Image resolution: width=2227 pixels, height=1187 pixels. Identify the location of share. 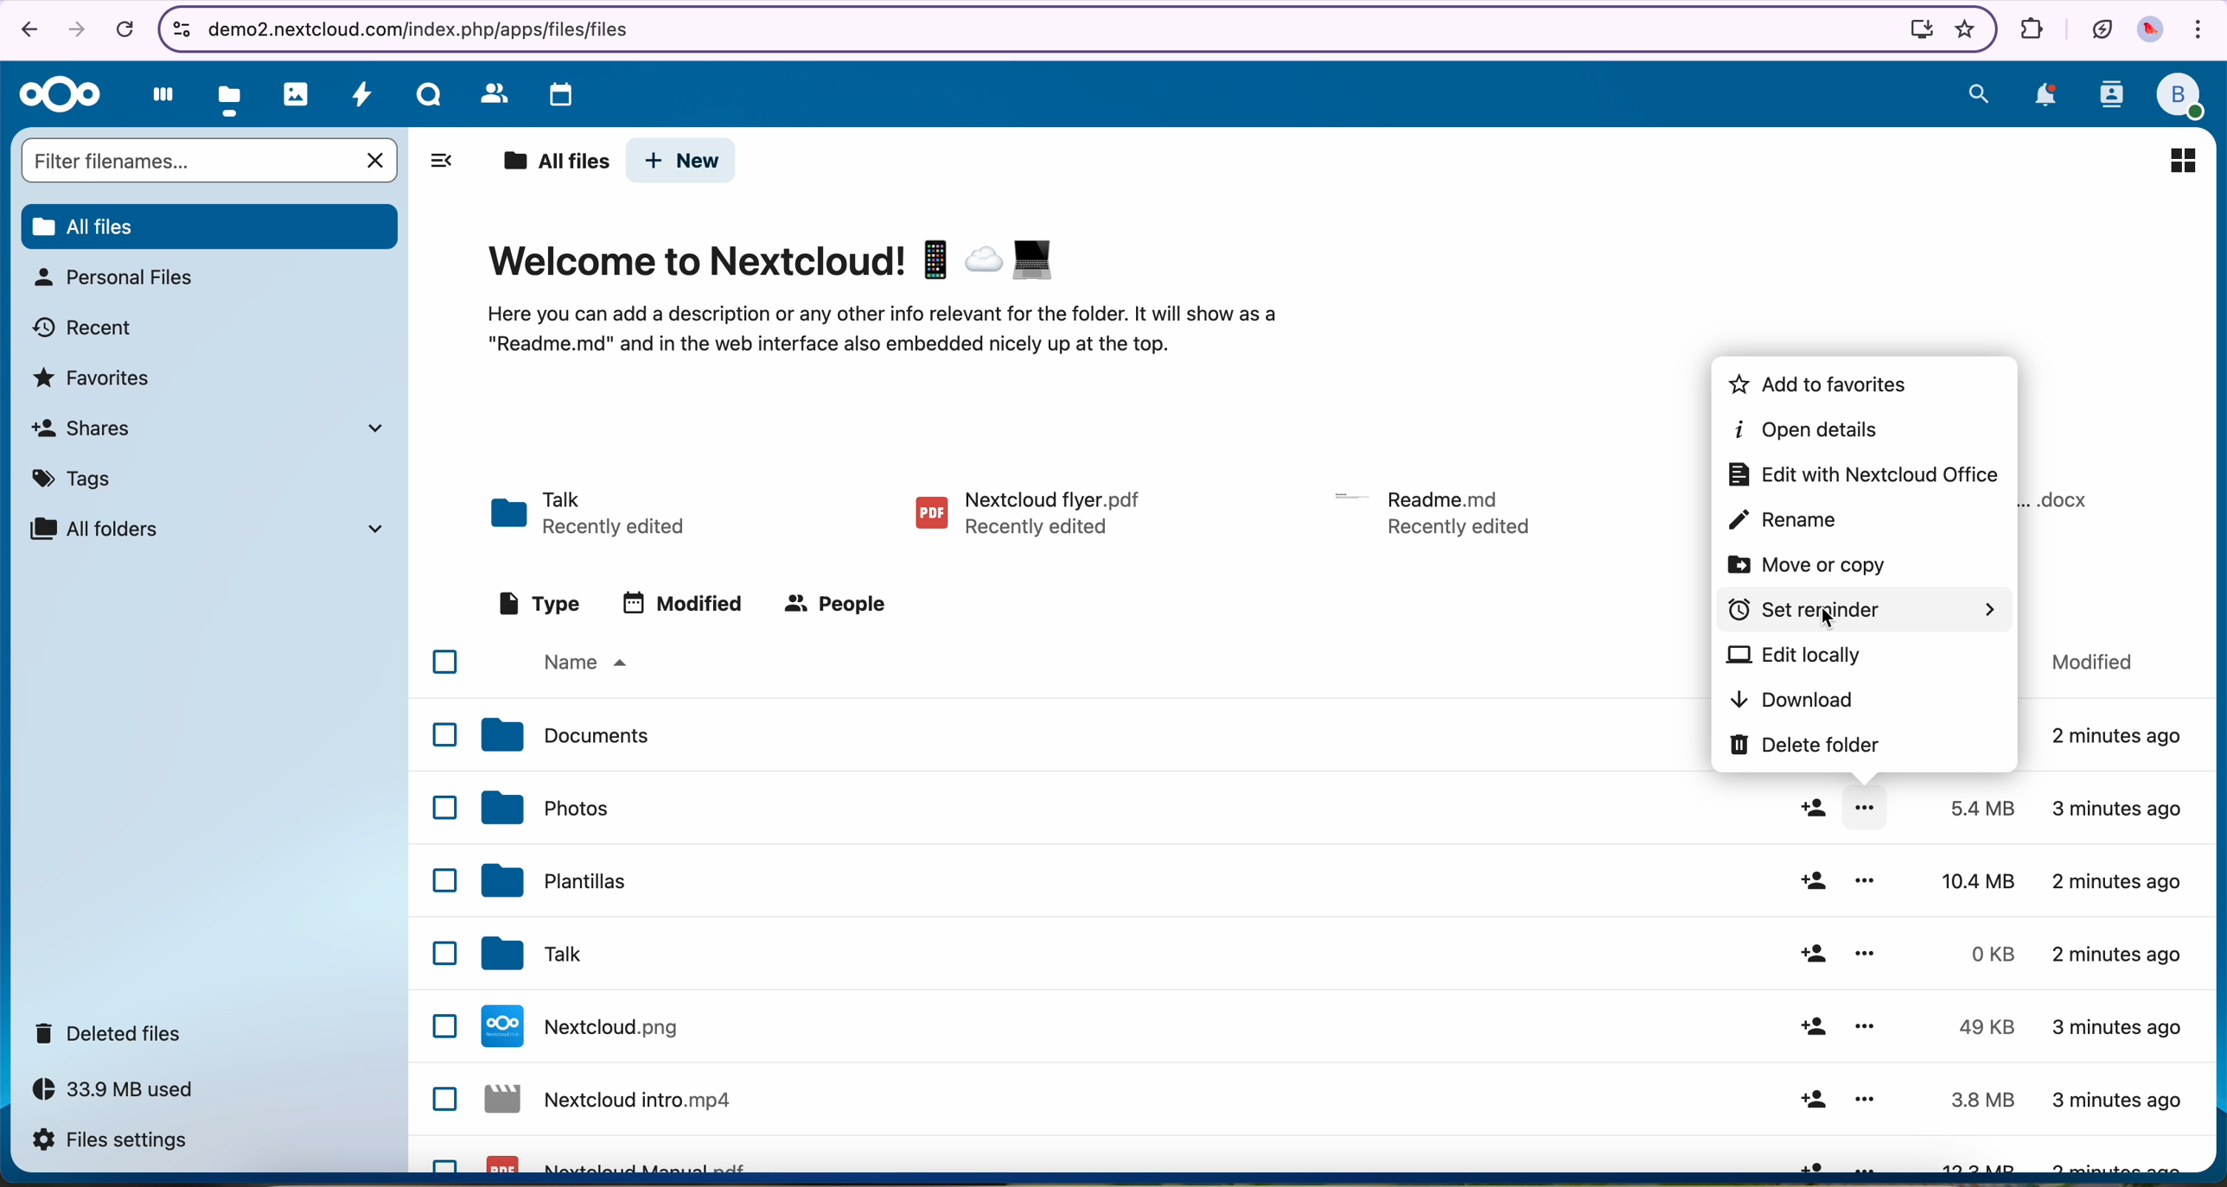
(1810, 955).